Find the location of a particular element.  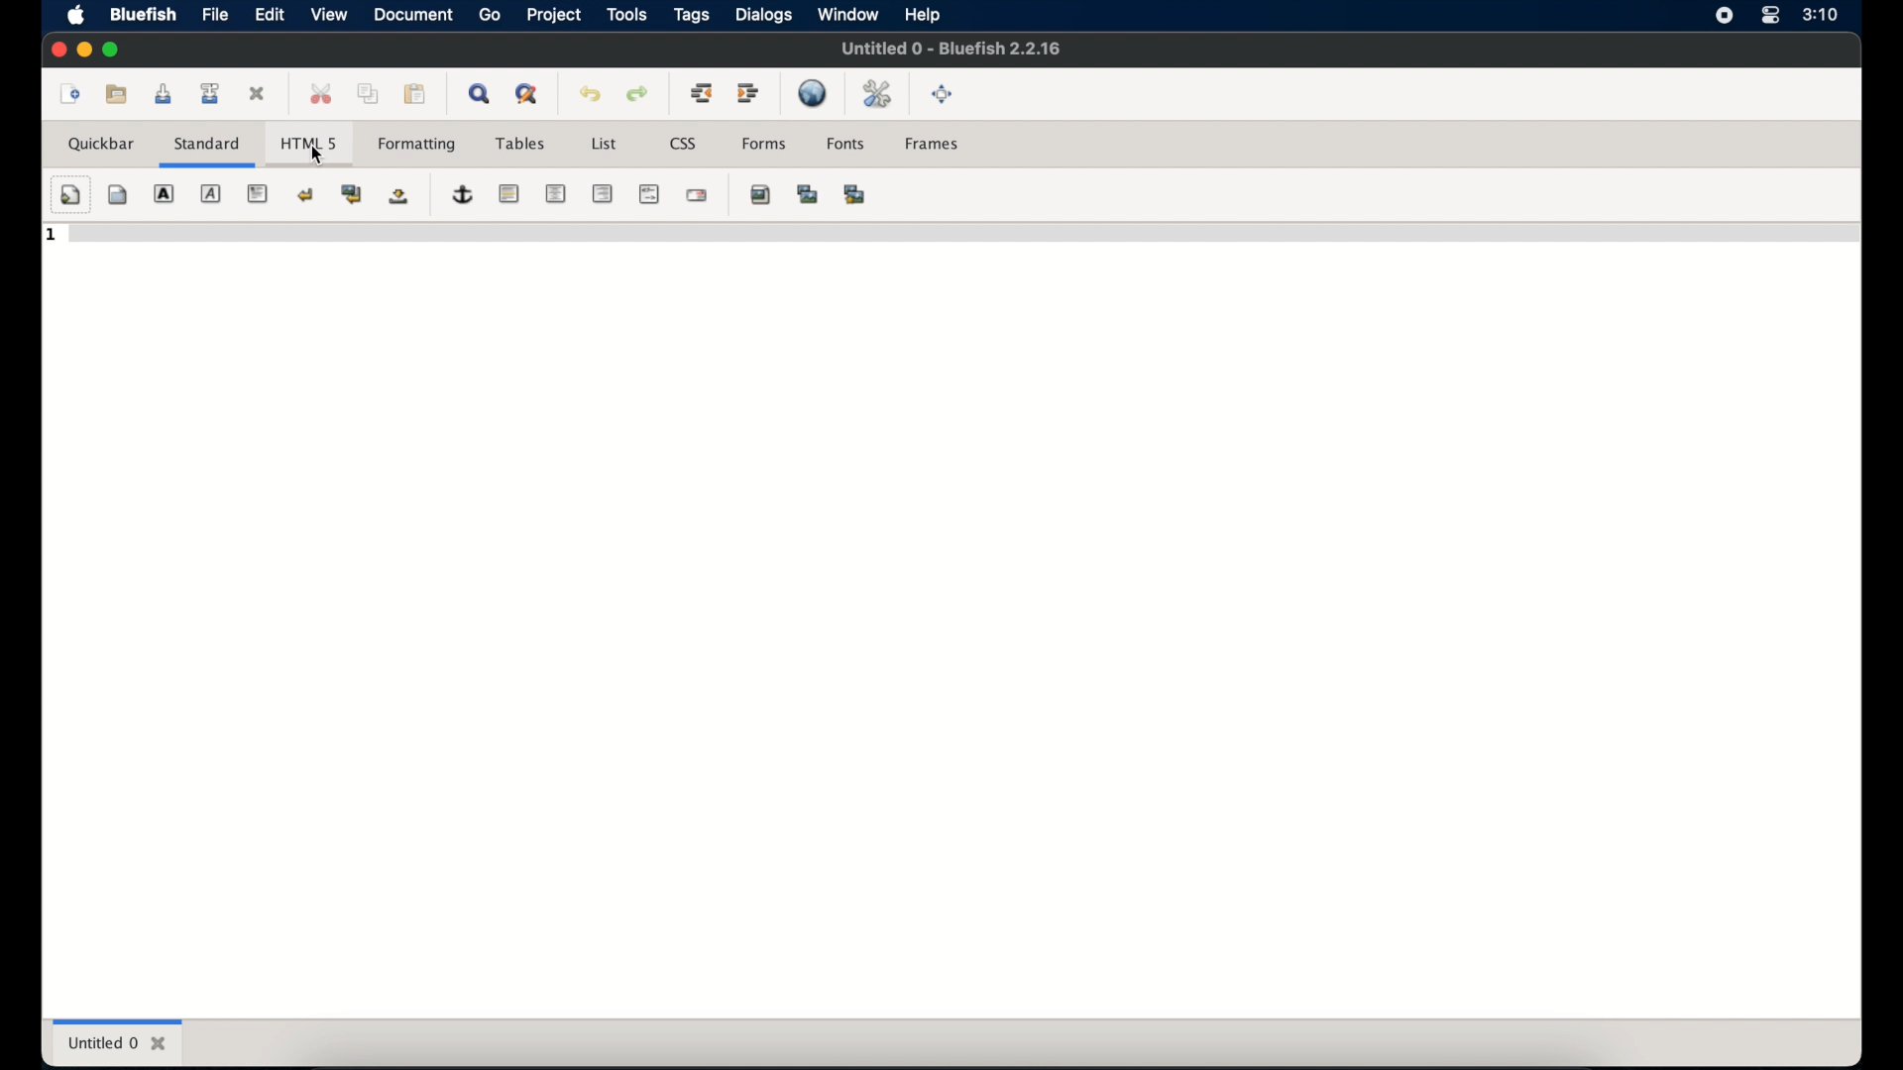

paragraph is located at coordinates (259, 194).